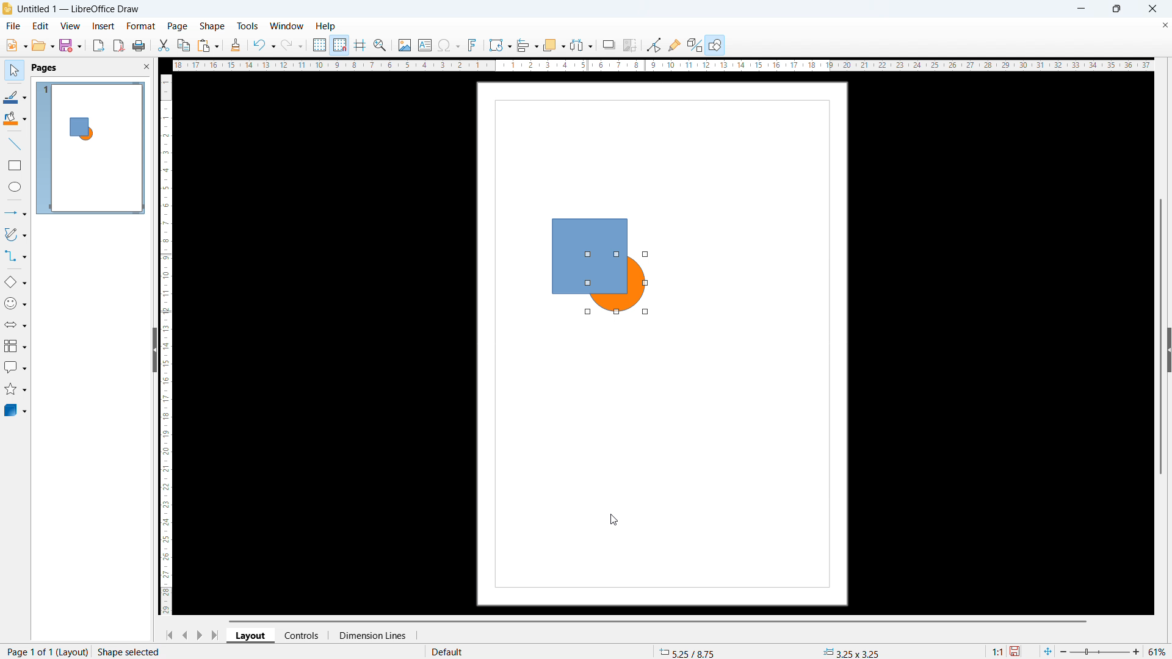  I want to click on file , so click(14, 26).